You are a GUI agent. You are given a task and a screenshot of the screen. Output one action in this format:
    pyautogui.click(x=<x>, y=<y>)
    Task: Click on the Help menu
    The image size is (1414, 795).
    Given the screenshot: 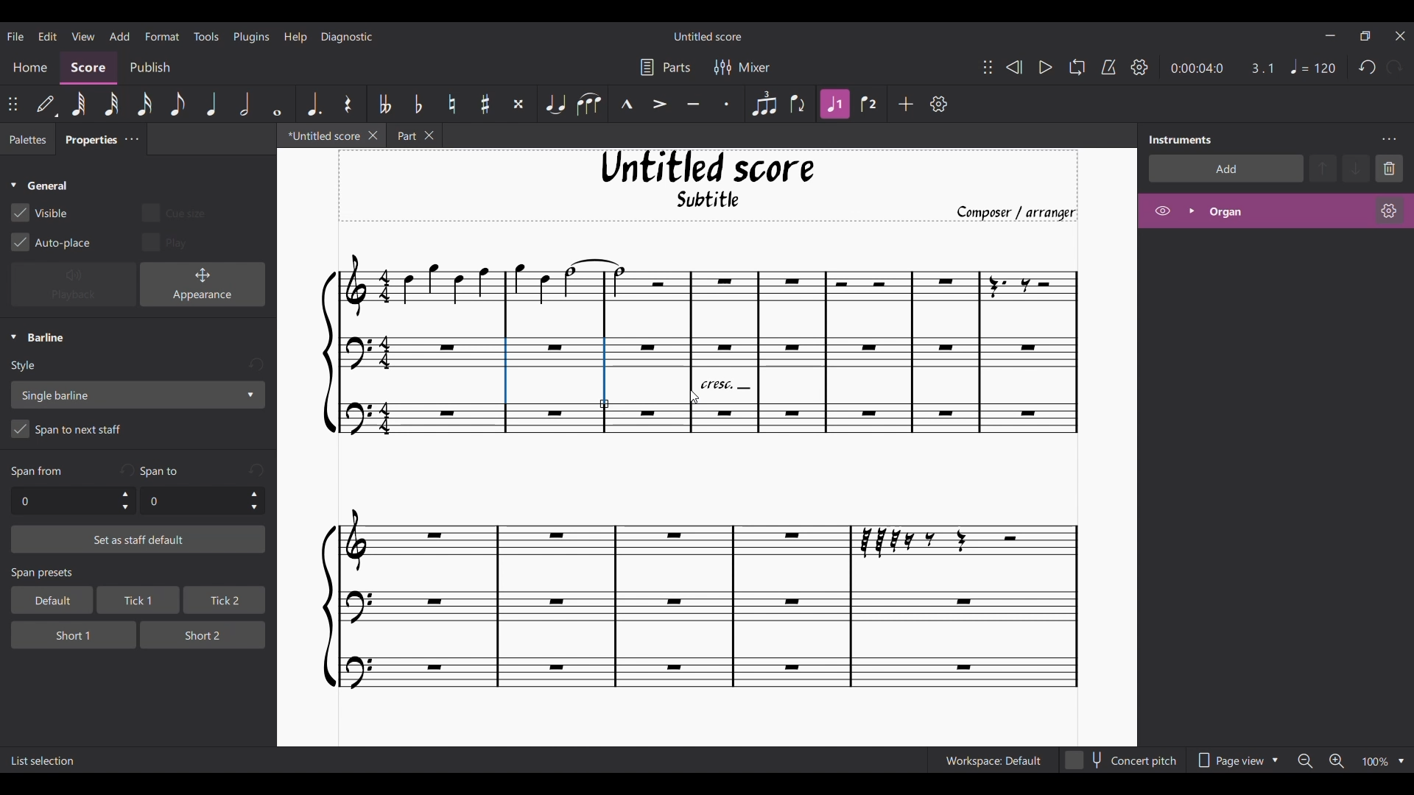 What is the action you would take?
    pyautogui.click(x=295, y=36)
    